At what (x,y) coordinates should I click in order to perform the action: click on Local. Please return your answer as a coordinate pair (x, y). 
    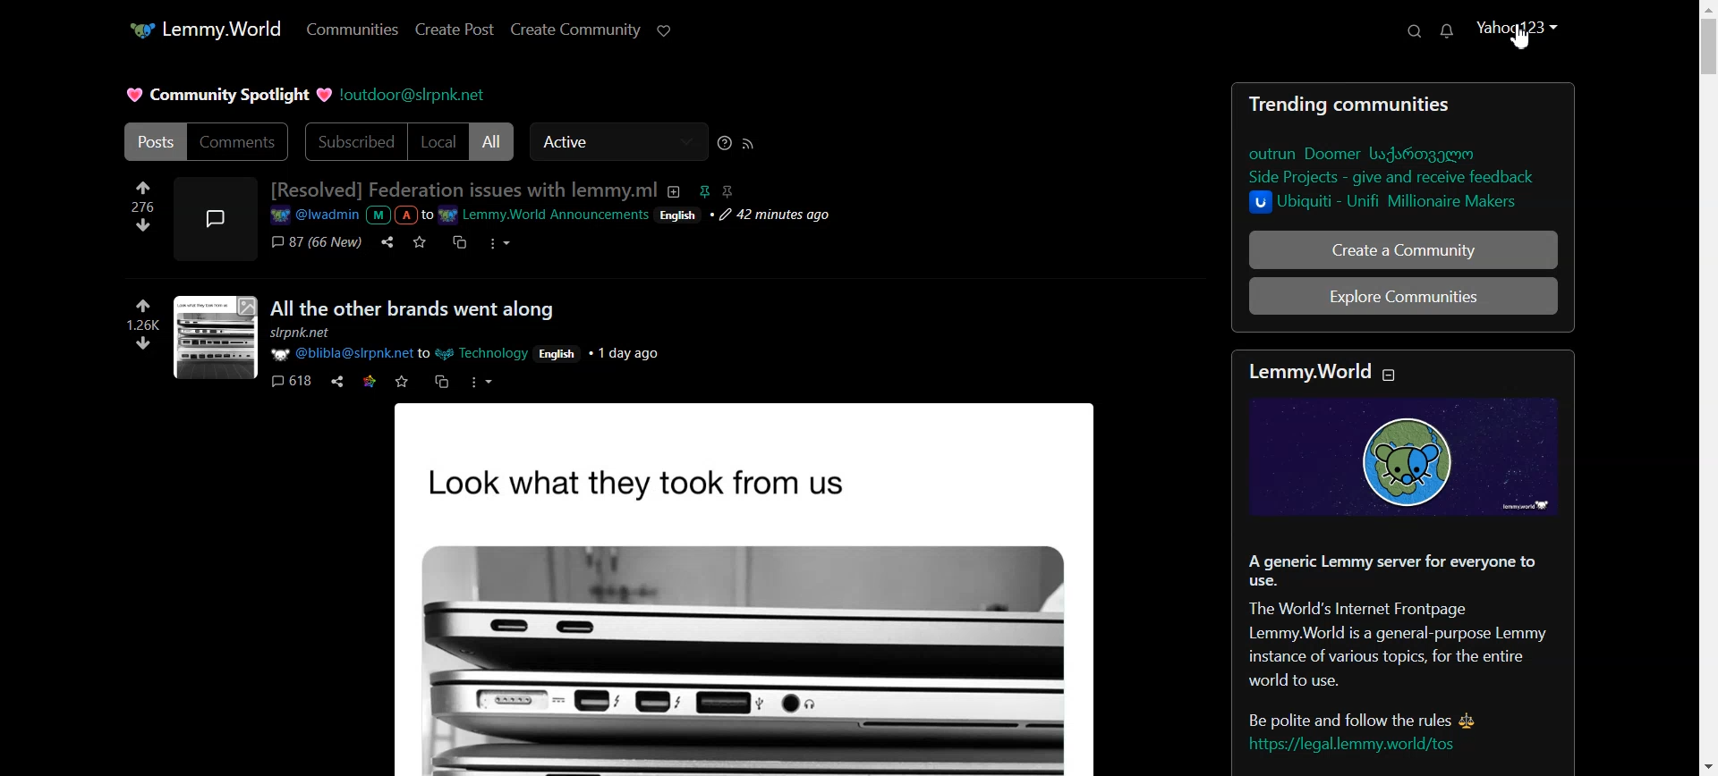
    Looking at the image, I should click on (439, 142).